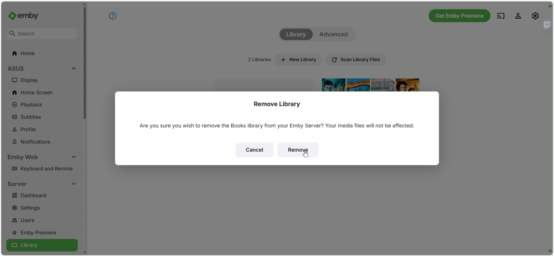  Describe the element at coordinates (275, 126) in the screenshot. I see `Are you sure you wish to remove the Books library from your Emby Server? Your media files will not be affected.` at that location.